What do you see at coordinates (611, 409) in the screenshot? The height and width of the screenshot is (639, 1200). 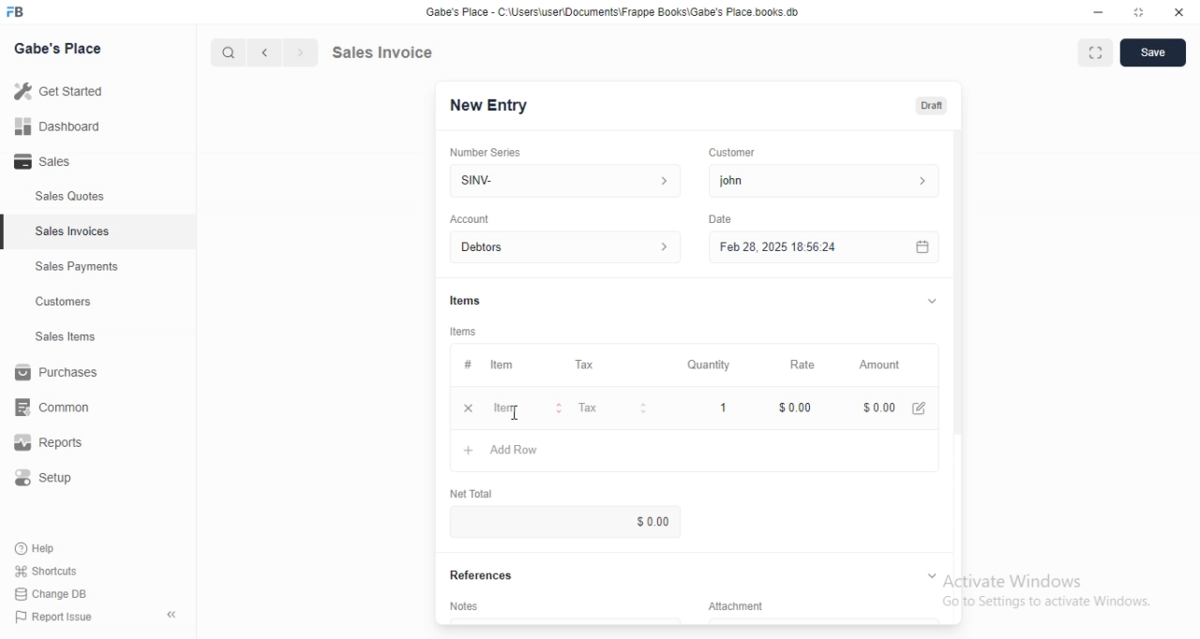 I see `Tax &` at bounding box center [611, 409].